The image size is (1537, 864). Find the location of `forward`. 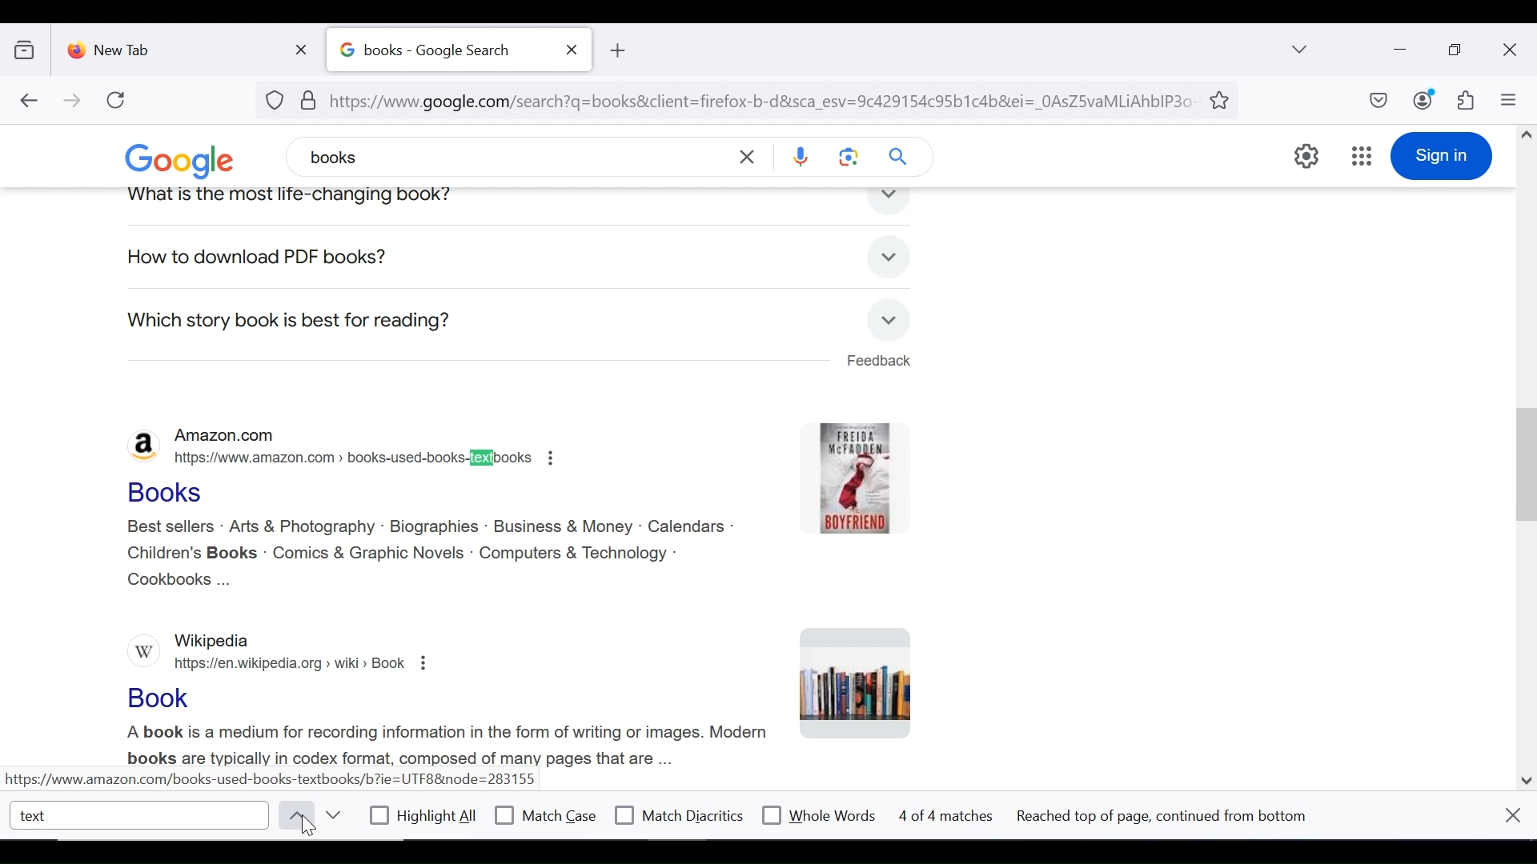

forward is located at coordinates (73, 102).